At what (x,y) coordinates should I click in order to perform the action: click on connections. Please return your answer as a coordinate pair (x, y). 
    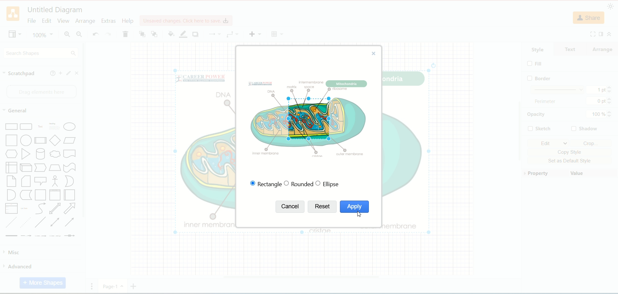
    Looking at the image, I should click on (215, 34).